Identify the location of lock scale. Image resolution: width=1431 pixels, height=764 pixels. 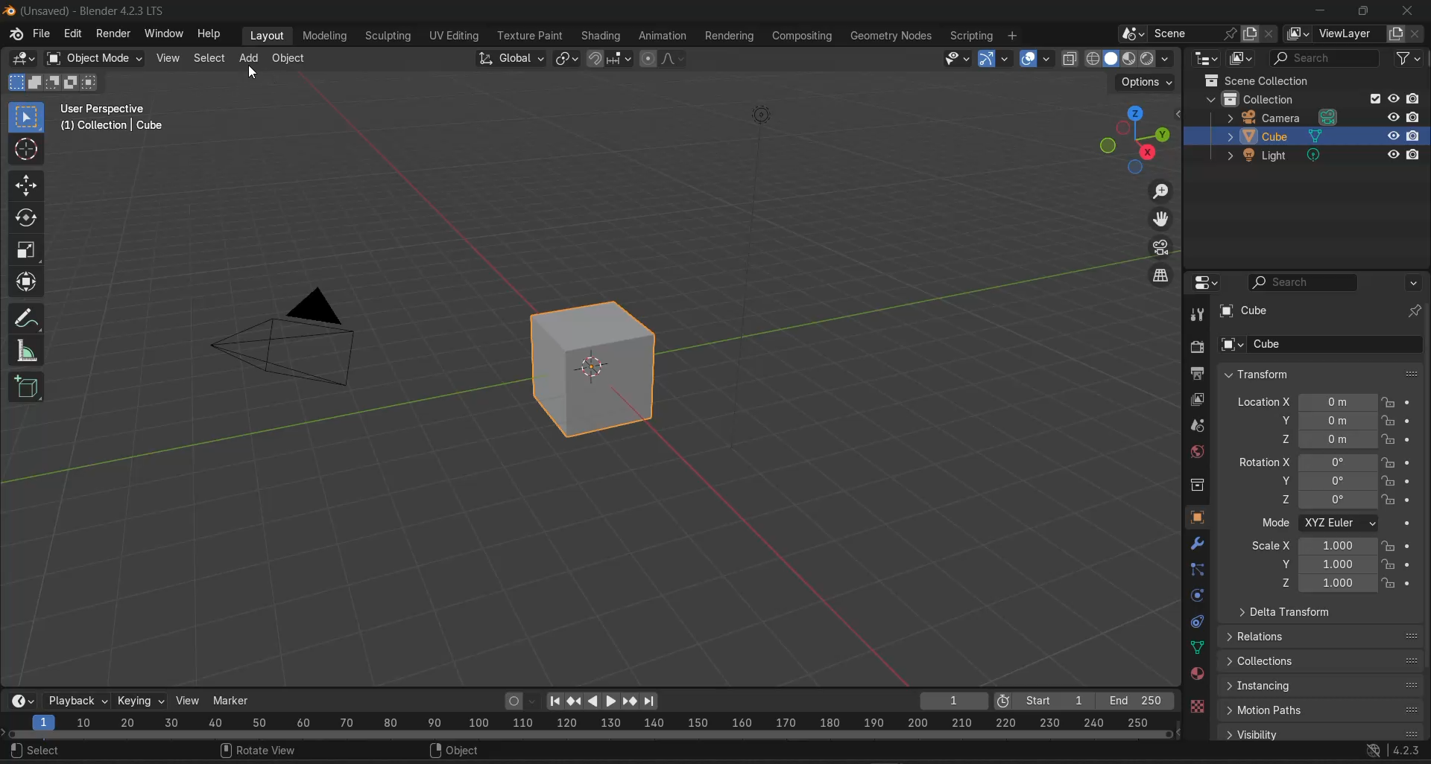
(1389, 547).